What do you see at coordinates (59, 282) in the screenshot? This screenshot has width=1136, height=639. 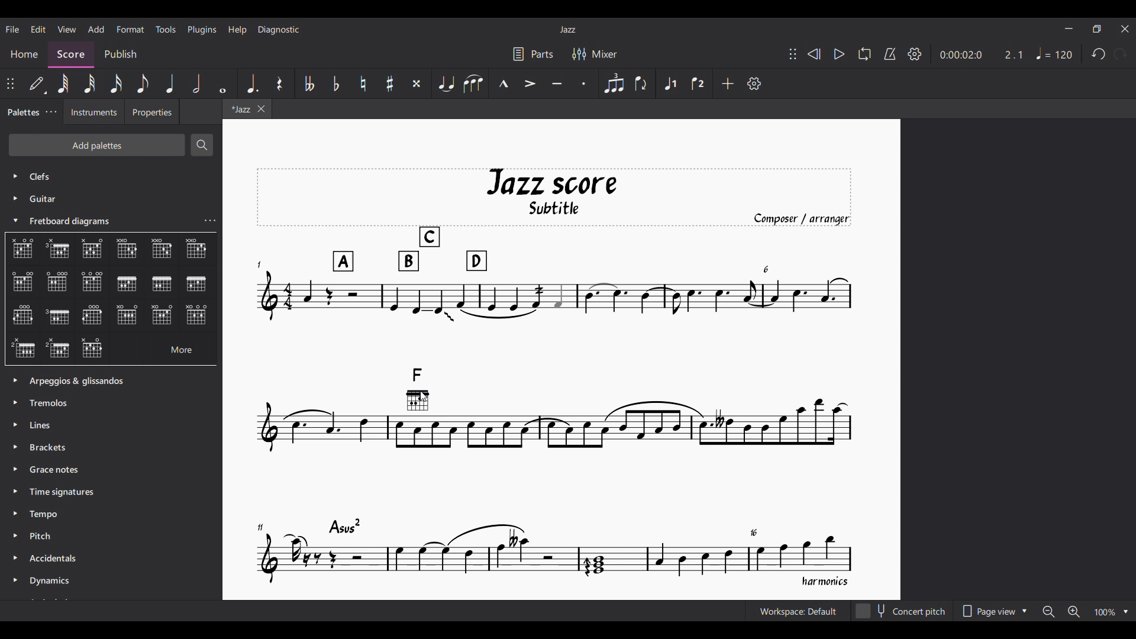 I see `Chart 7` at bounding box center [59, 282].